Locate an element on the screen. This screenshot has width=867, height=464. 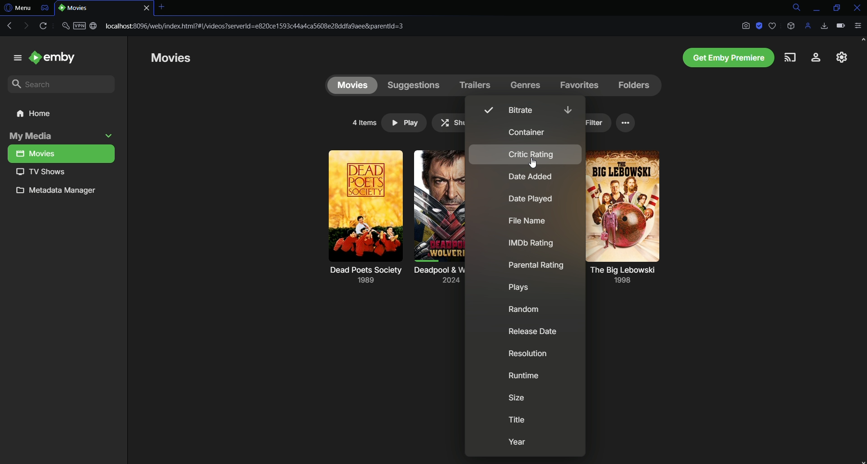
Link is located at coordinates (258, 25).